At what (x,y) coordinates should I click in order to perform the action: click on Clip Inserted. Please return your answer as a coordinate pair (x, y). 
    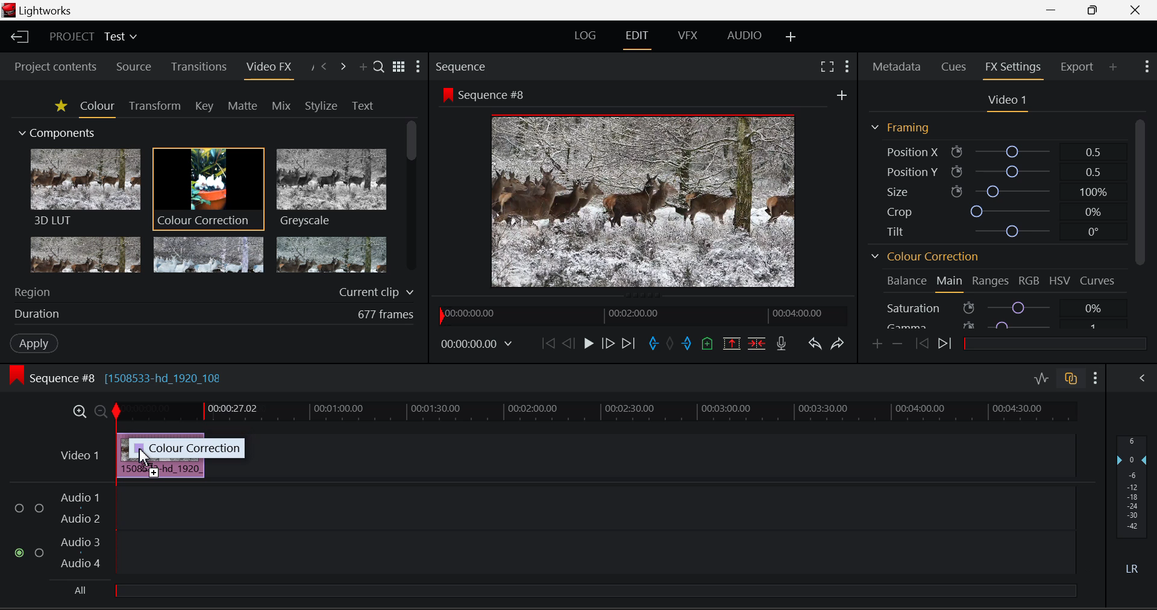
    Looking at the image, I should click on (160, 471).